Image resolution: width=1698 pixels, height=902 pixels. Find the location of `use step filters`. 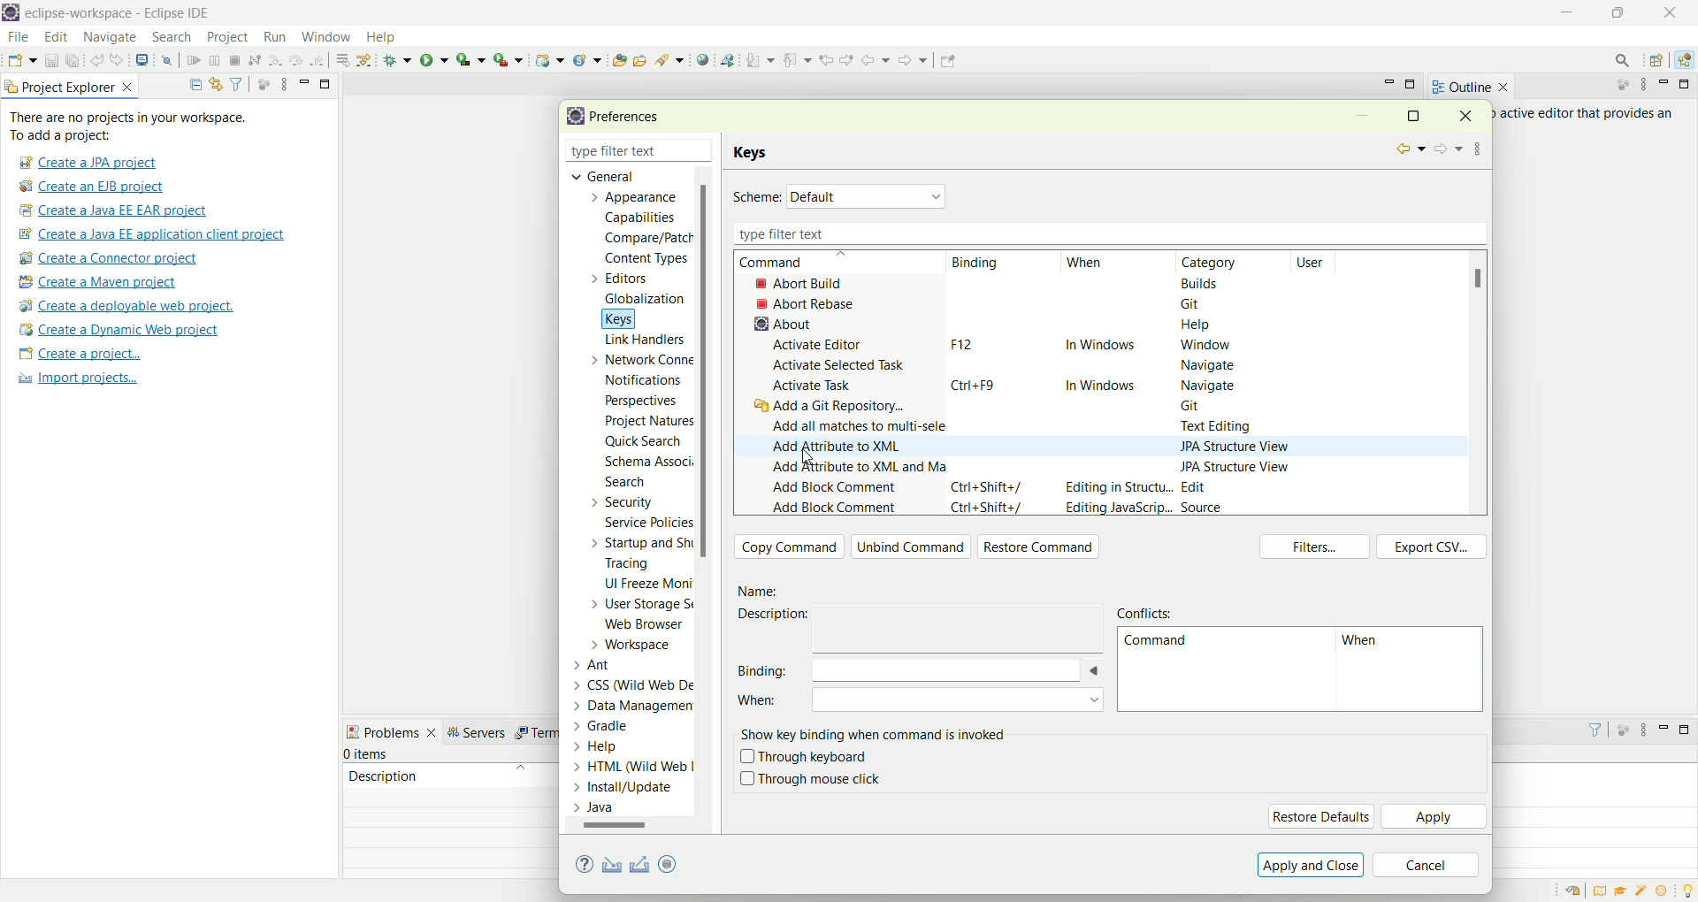

use step filters is located at coordinates (365, 59).